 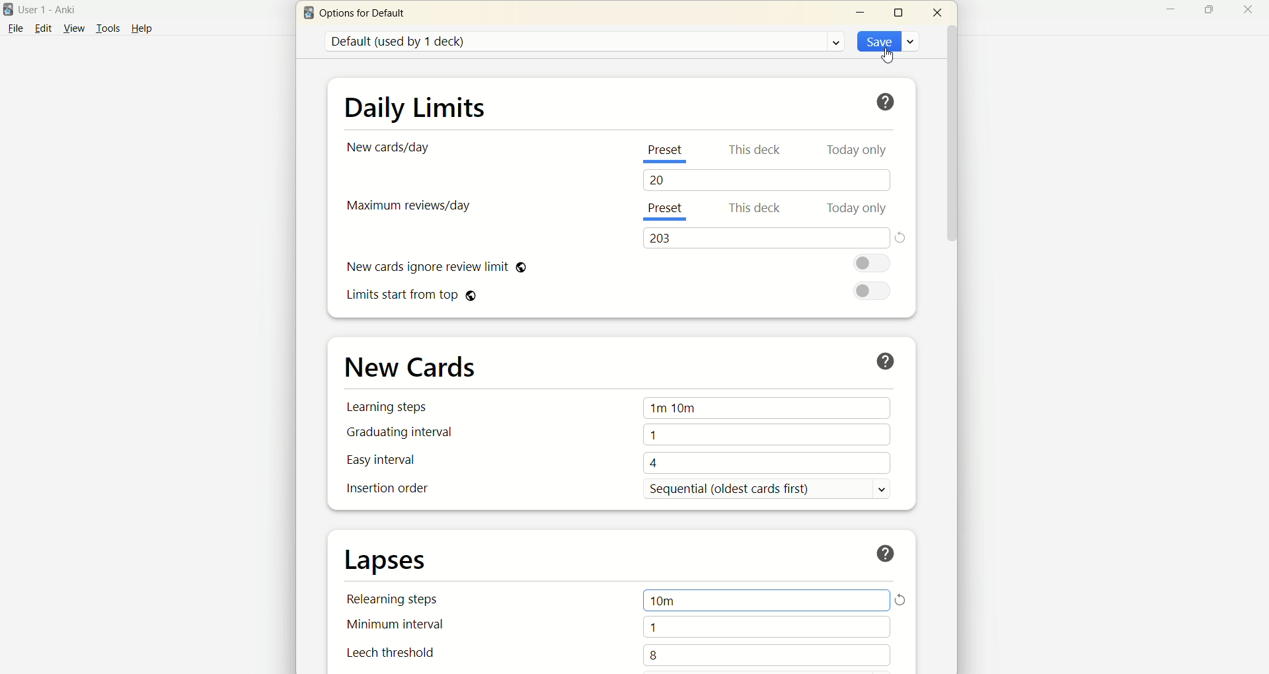 I want to click on close, so click(x=937, y=11).